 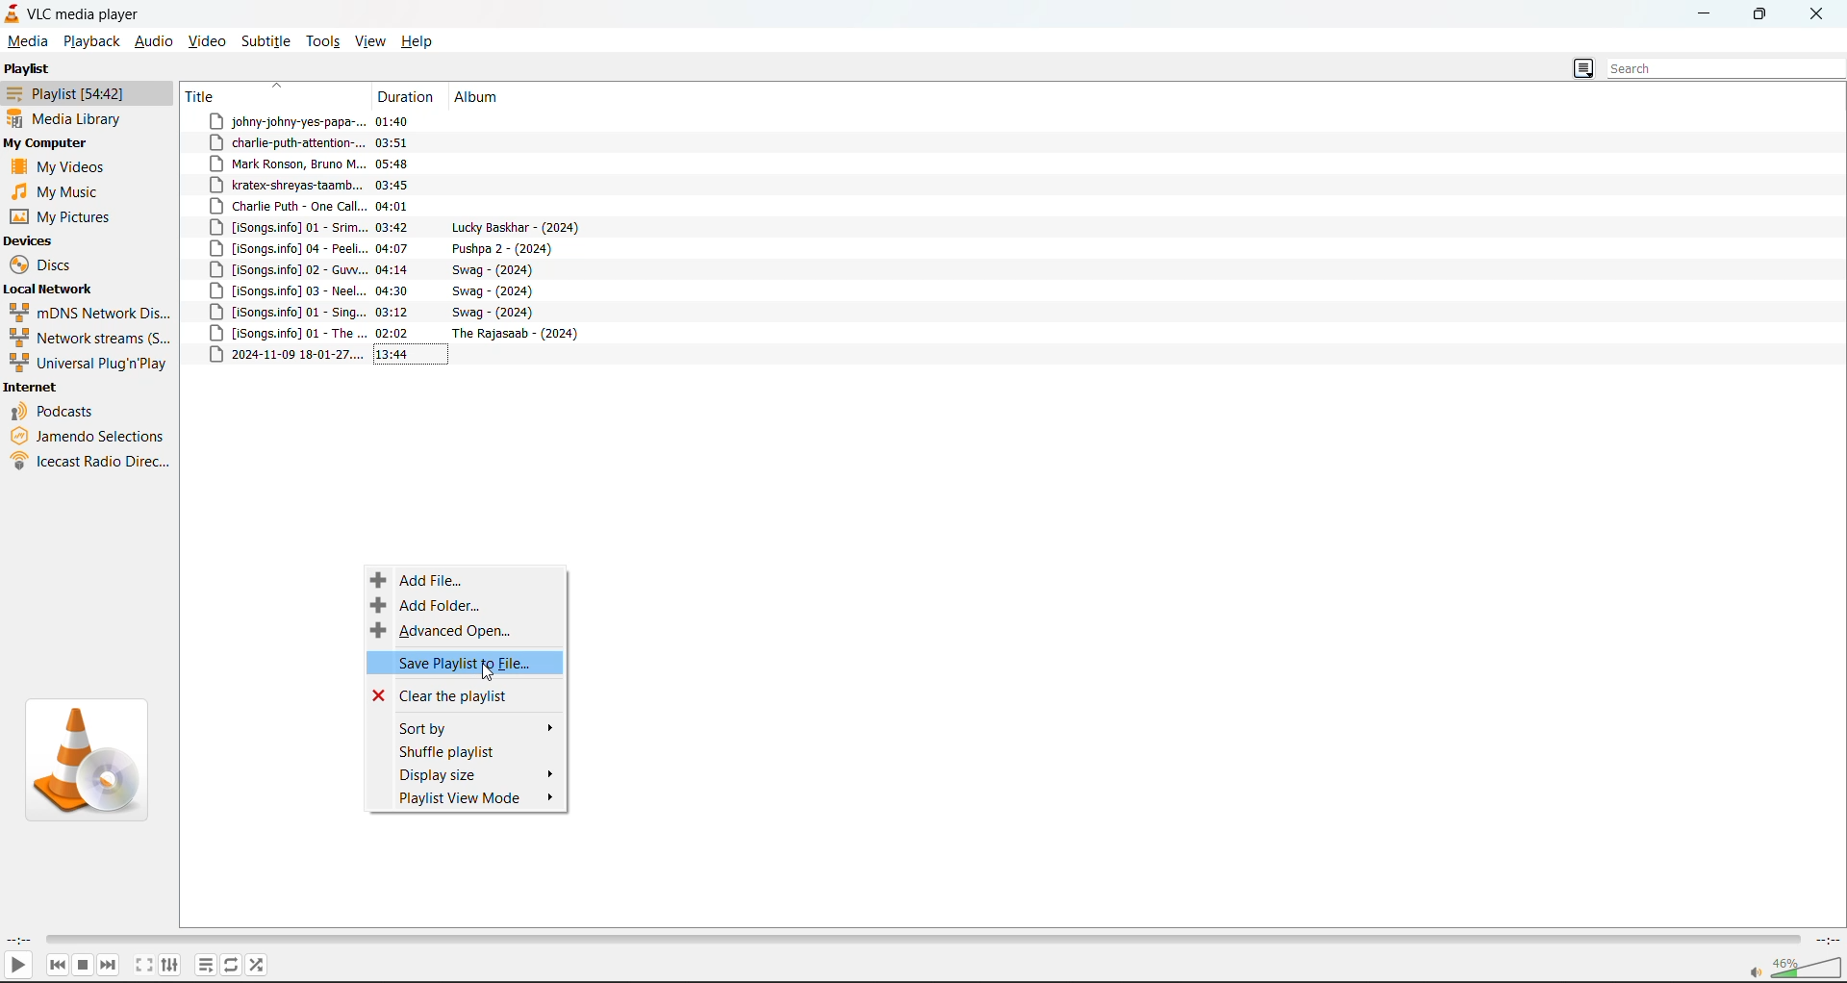 What do you see at coordinates (90, 314) in the screenshot?
I see `mdns network` at bounding box center [90, 314].